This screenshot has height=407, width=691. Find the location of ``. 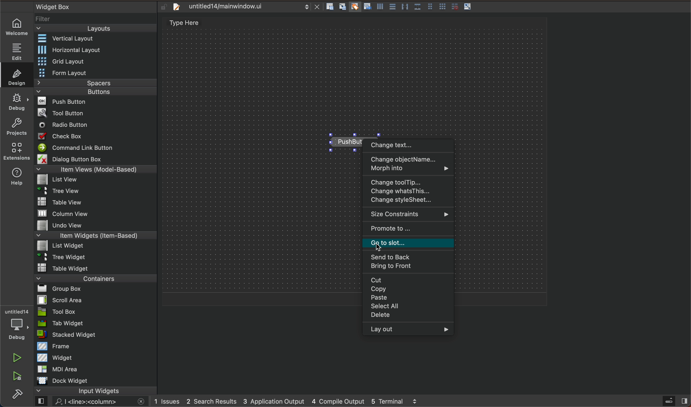

 is located at coordinates (368, 6).